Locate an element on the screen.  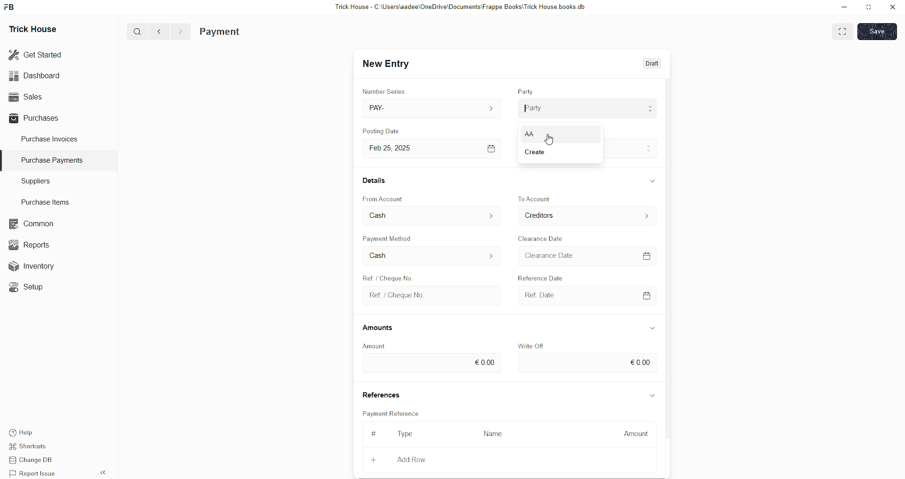
close is located at coordinates (893, 7).